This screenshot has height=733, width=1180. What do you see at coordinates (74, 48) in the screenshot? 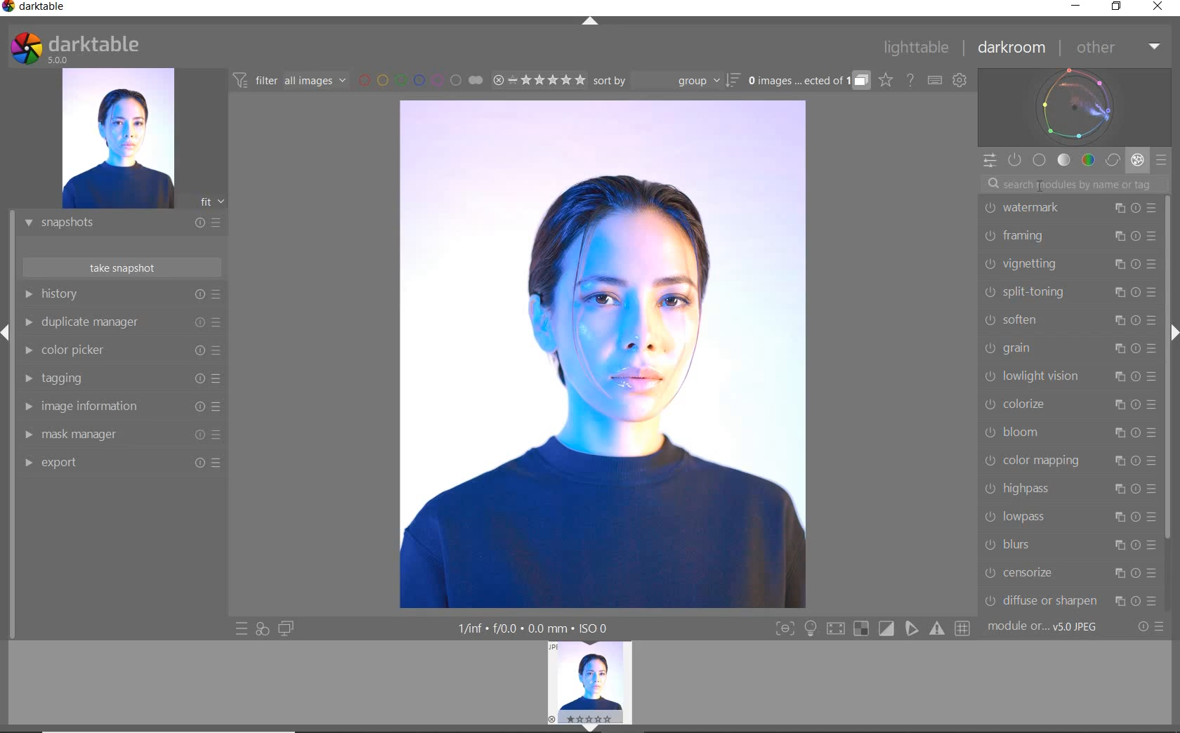
I see `SYSTEM LOGO` at bounding box center [74, 48].